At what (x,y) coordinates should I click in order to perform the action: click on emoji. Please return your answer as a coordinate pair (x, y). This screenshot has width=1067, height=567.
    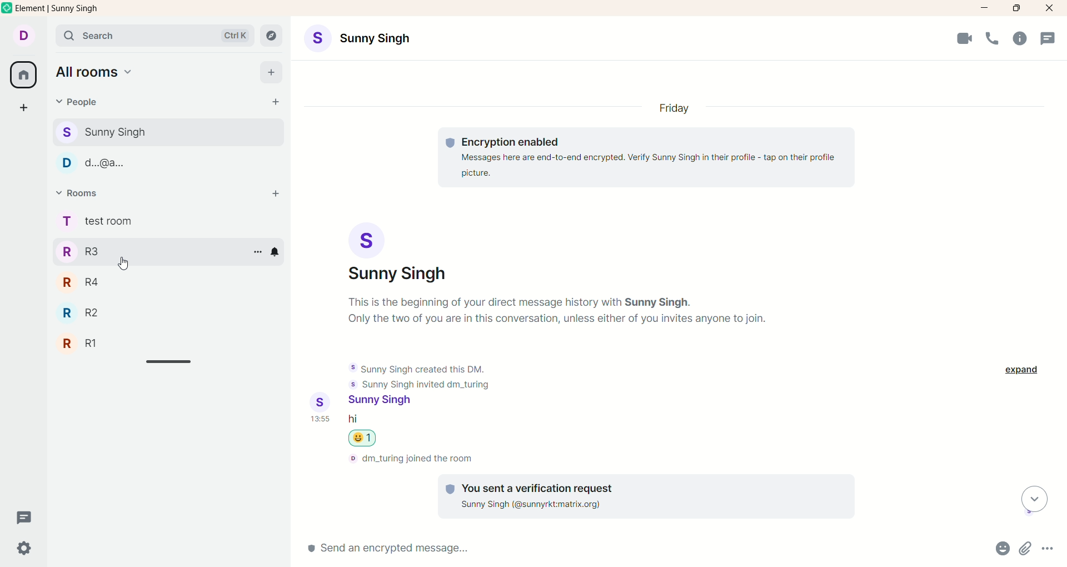
    Looking at the image, I should click on (371, 439).